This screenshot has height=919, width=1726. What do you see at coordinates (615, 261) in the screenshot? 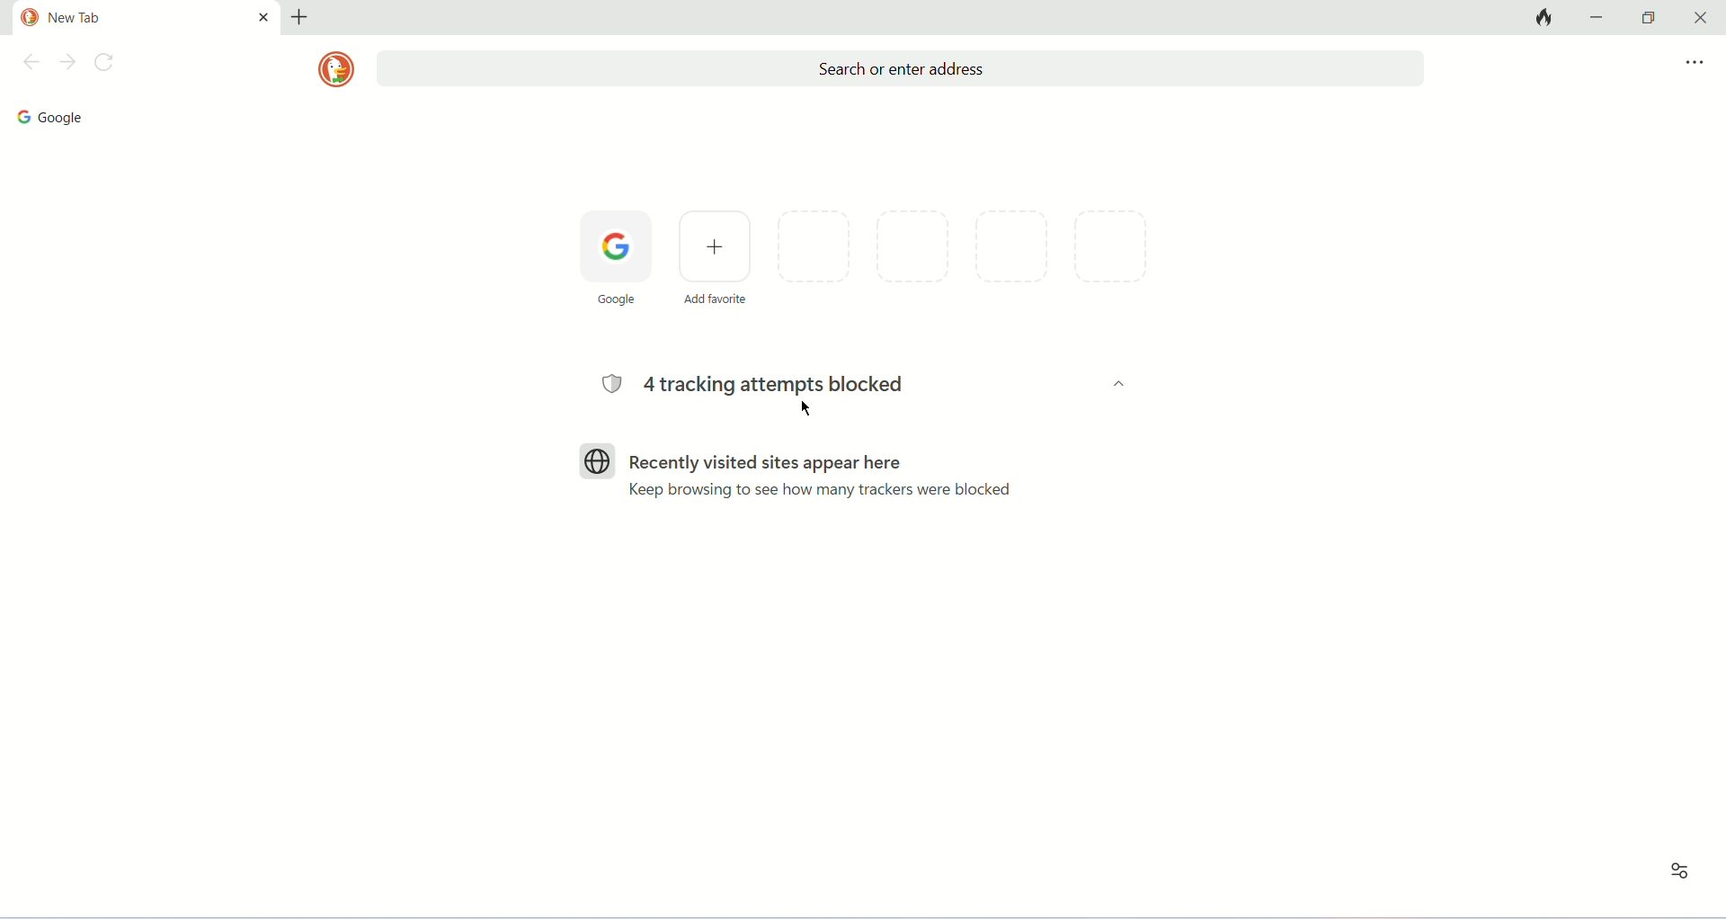
I see `"google" bookmark added` at bounding box center [615, 261].